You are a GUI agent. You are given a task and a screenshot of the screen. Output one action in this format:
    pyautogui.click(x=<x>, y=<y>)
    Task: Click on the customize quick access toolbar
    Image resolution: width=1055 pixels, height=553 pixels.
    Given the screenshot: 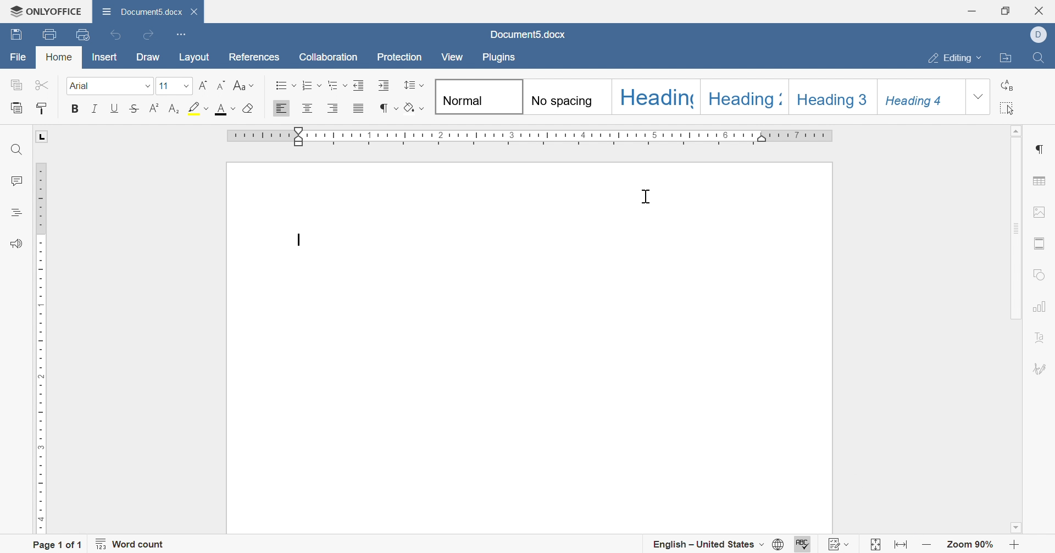 What is the action you would take?
    pyautogui.click(x=182, y=34)
    